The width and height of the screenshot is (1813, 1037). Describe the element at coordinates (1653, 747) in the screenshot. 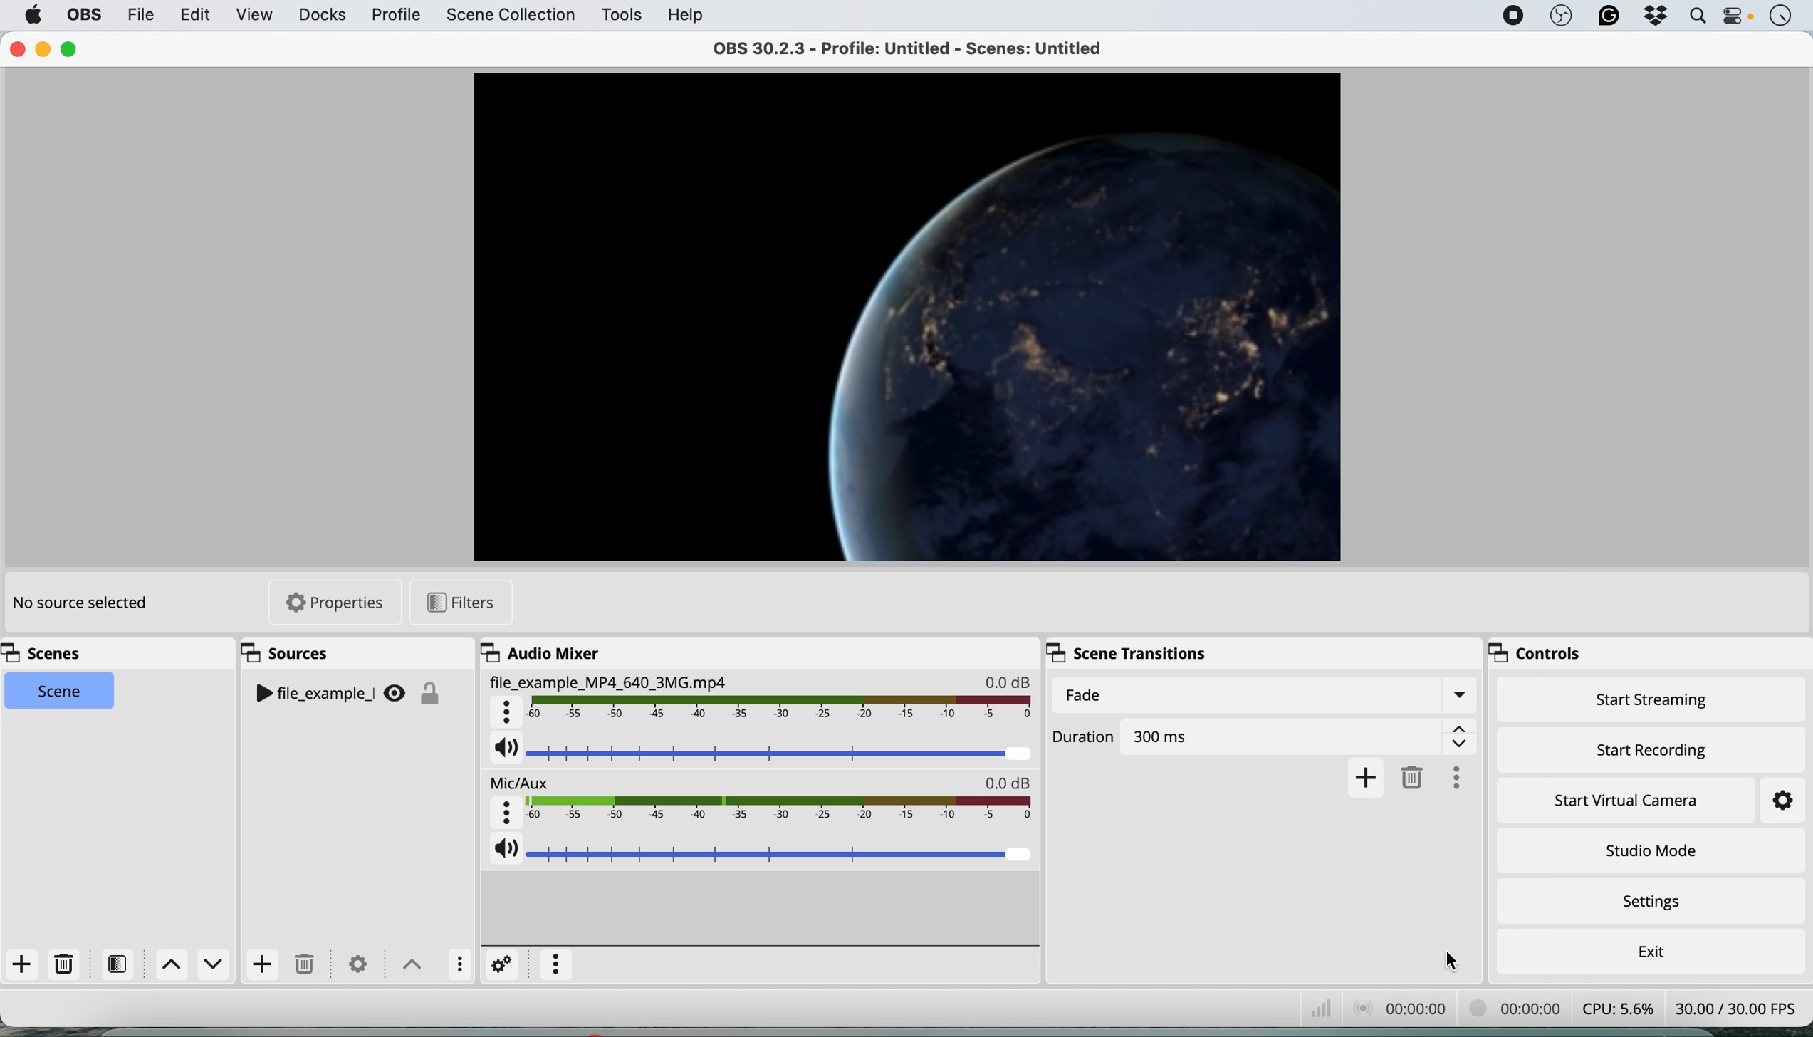

I see `start recording` at that location.